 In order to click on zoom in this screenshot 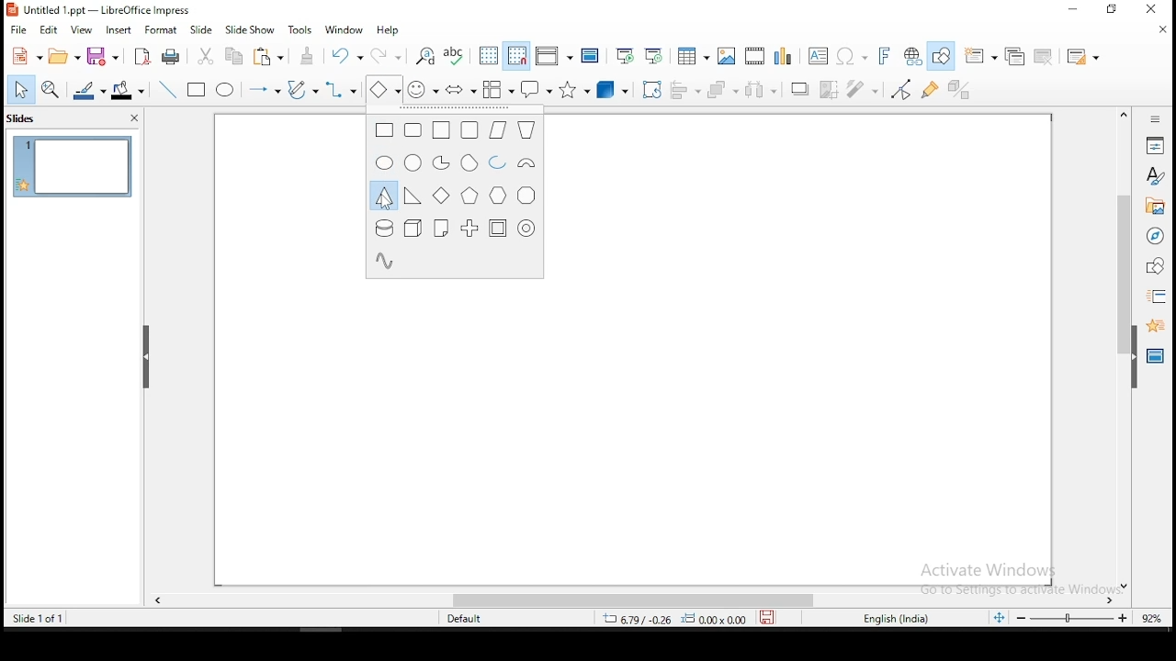, I will do `click(1091, 621)`.